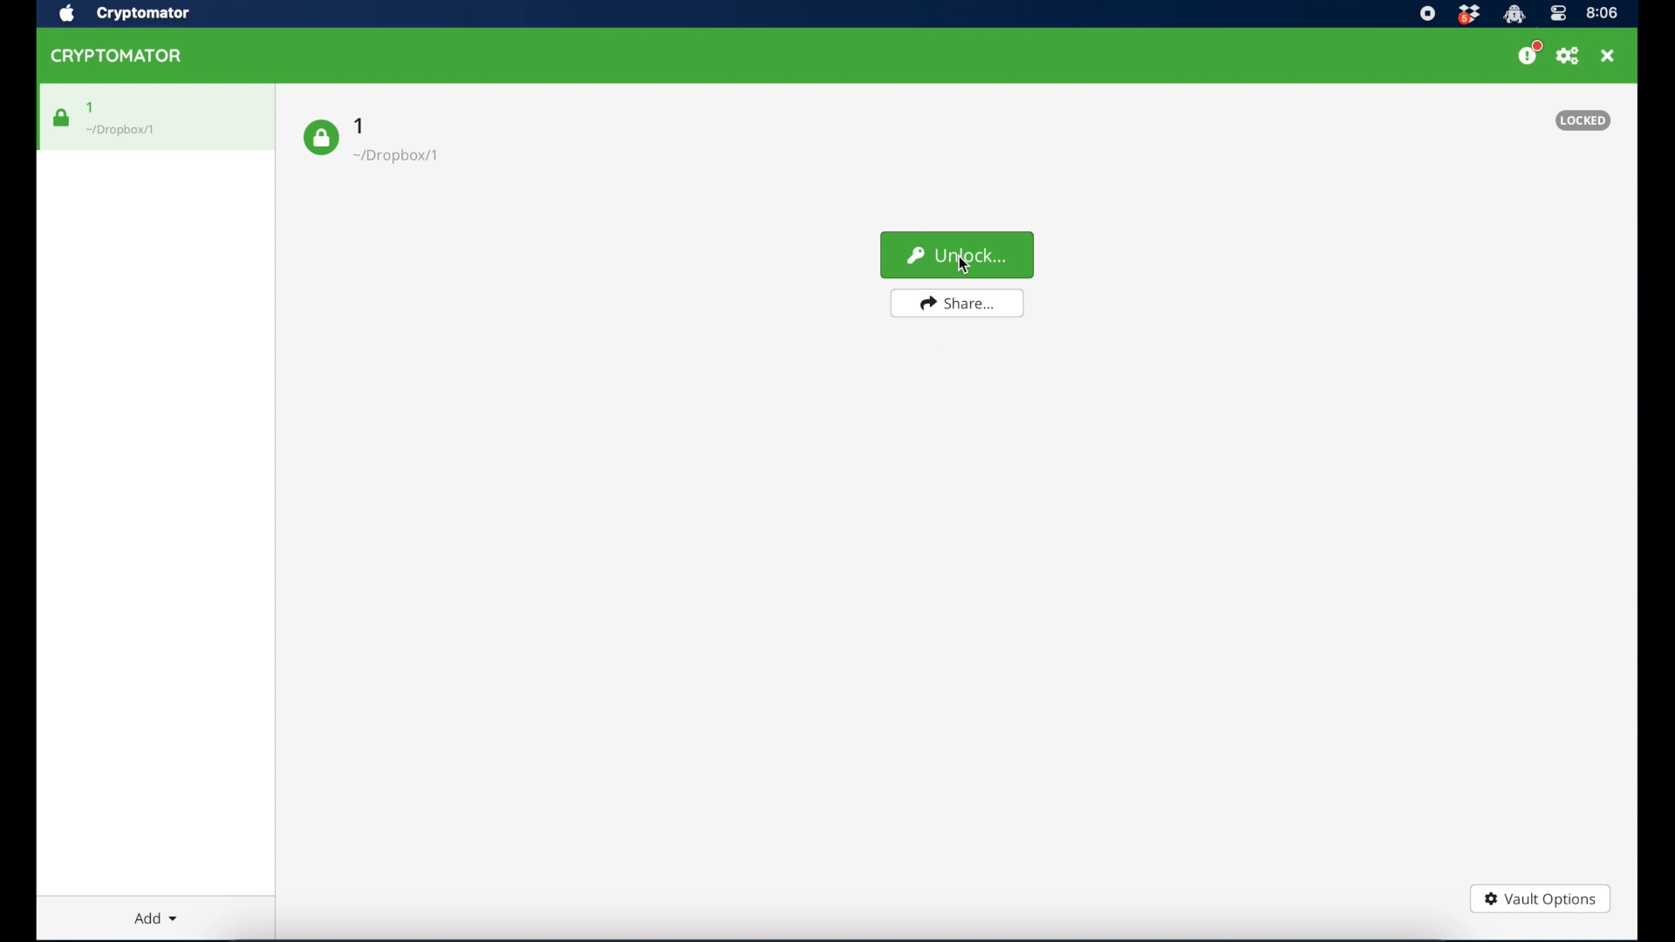 This screenshot has width=1675, height=942. Describe the element at coordinates (122, 129) in the screenshot. I see `location` at that location.